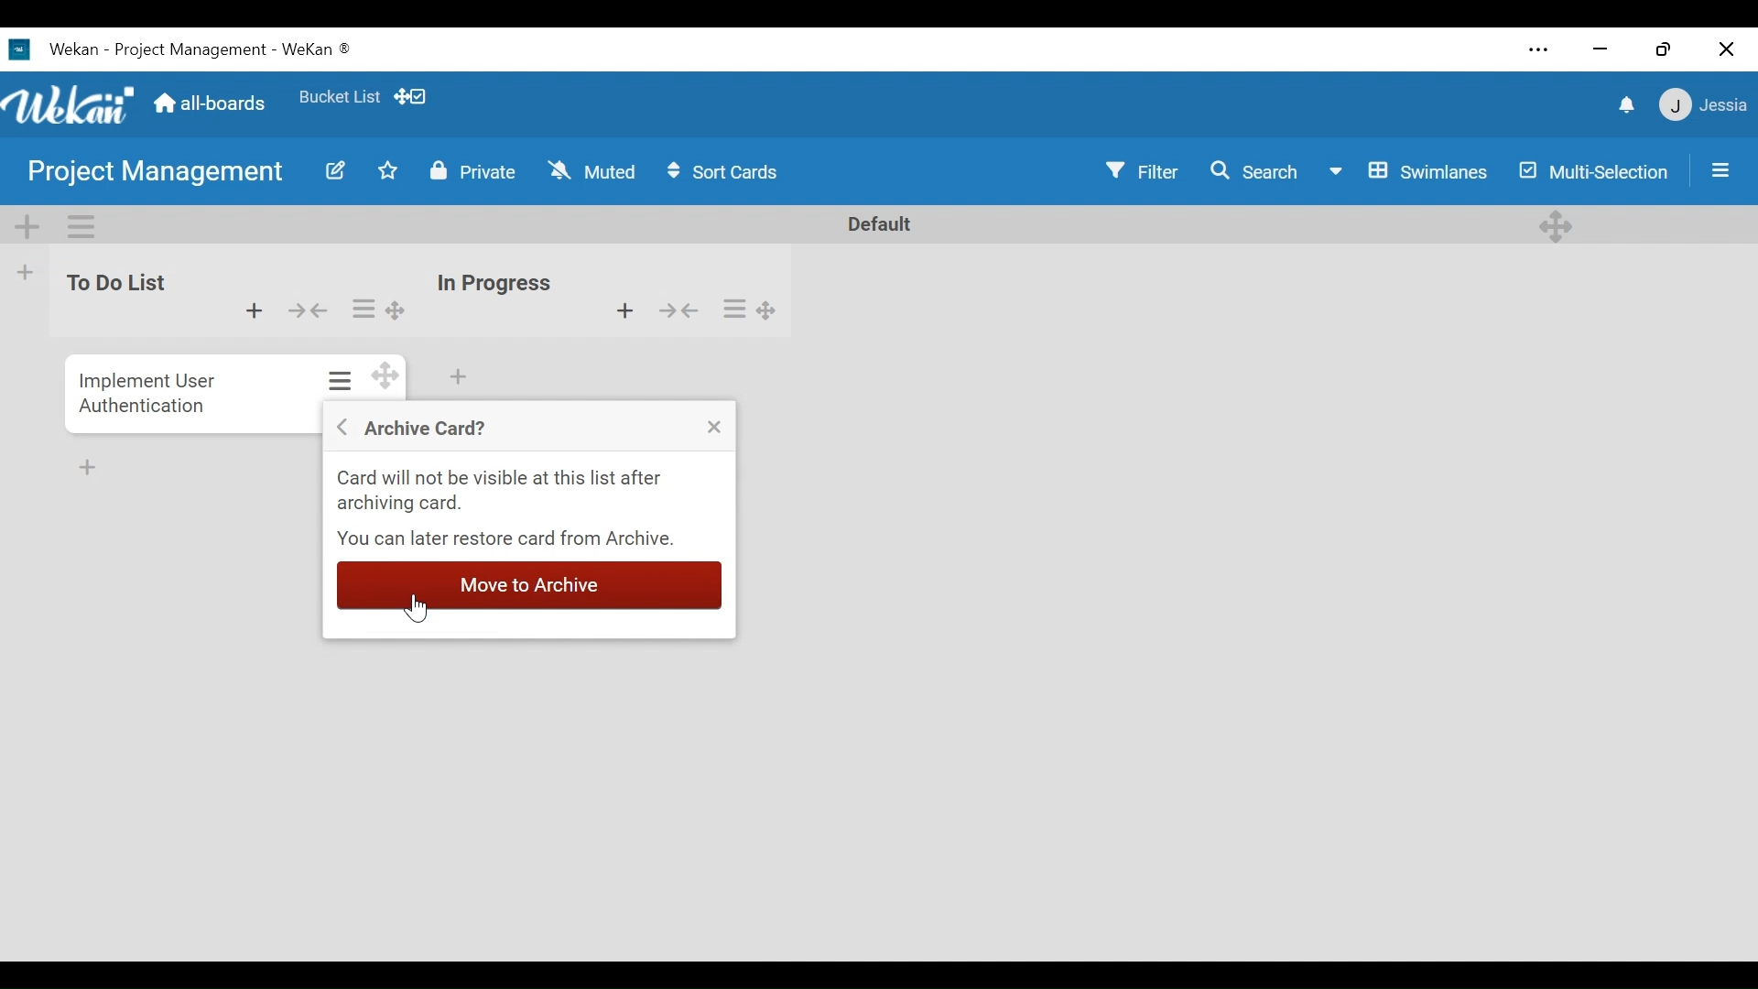 This screenshot has height=989, width=1758. What do you see at coordinates (595, 170) in the screenshot?
I see `Change Watch` at bounding box center [595, 170].